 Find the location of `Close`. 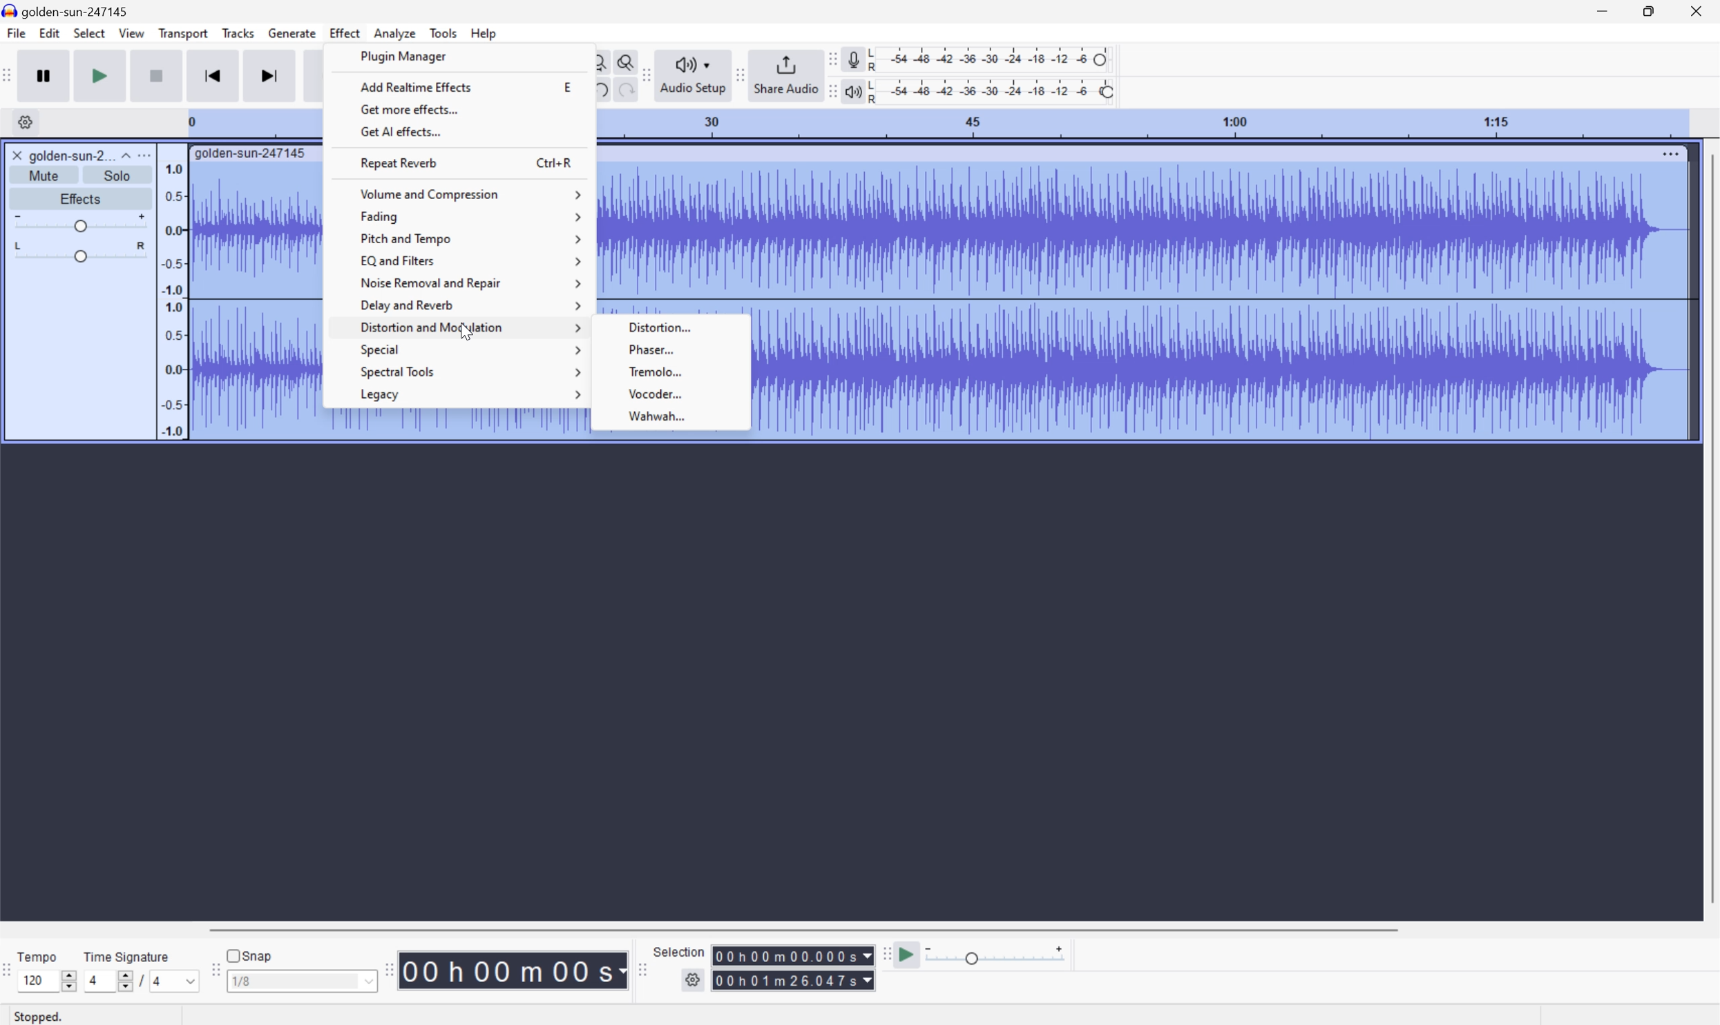

Close is located at coordinates (1700, 10).